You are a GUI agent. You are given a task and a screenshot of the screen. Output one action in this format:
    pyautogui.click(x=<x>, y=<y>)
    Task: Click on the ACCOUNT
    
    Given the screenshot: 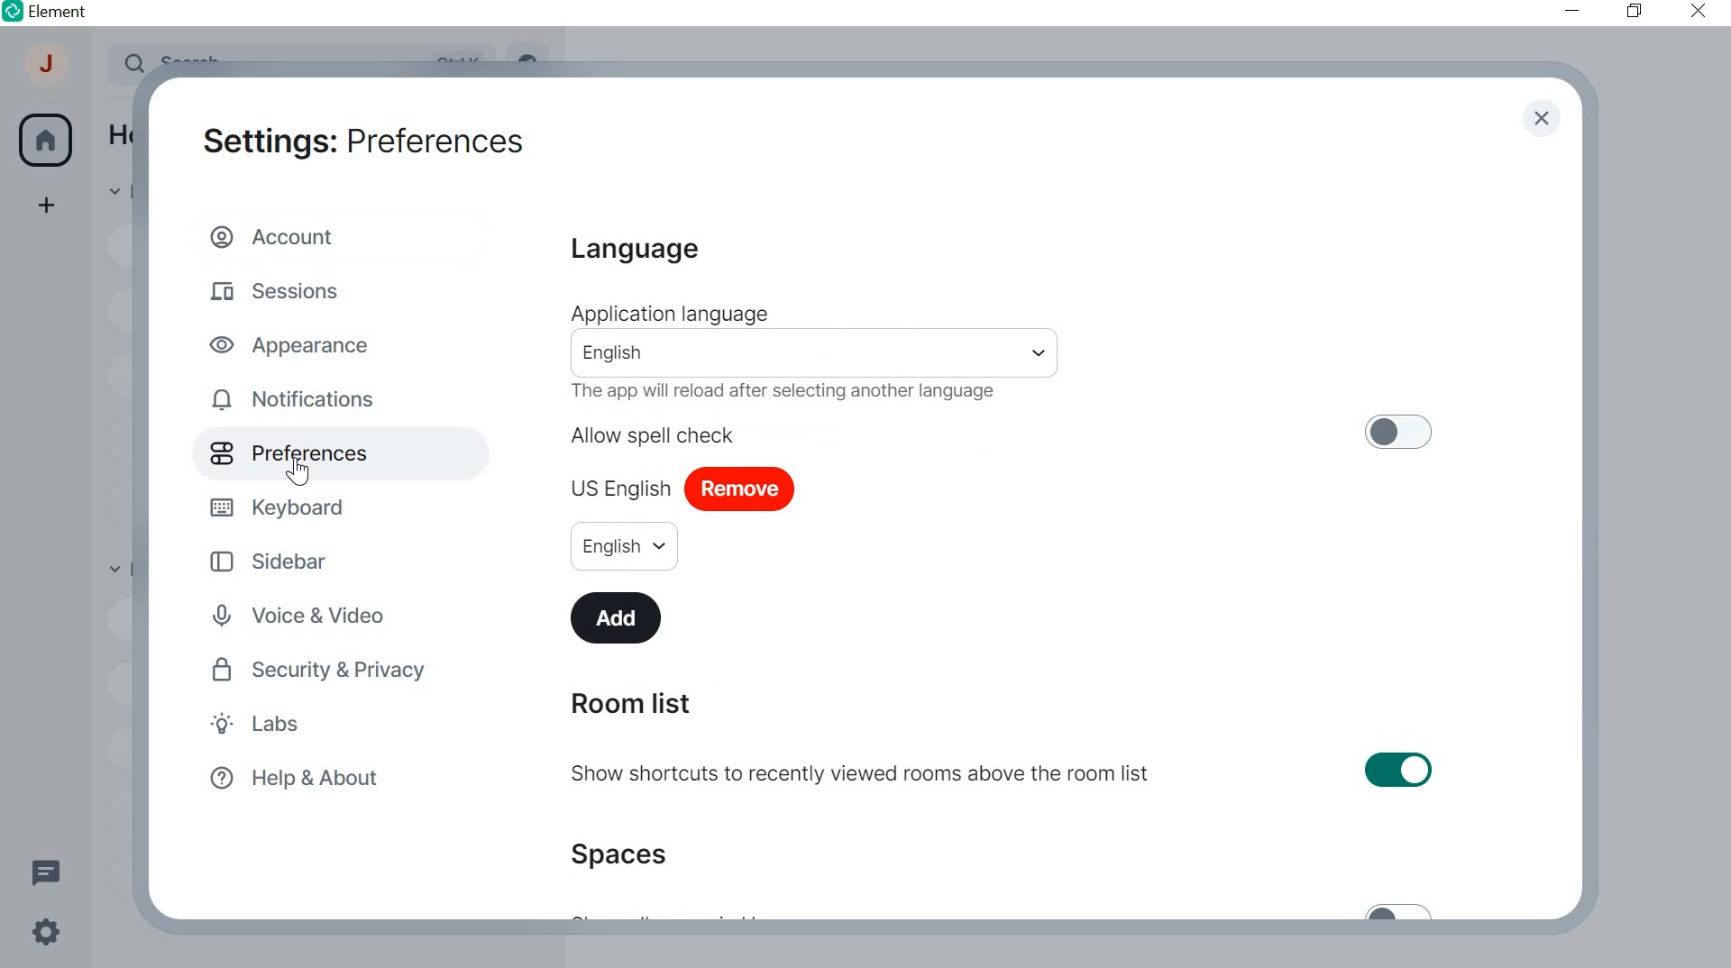 What is the action you would take?
    pyautogui.click(x=48, y=68)
    